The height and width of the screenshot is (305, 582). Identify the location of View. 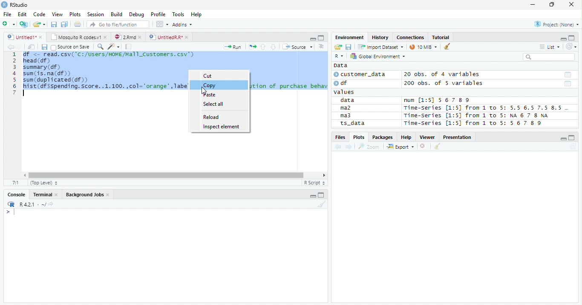
(58, 14).